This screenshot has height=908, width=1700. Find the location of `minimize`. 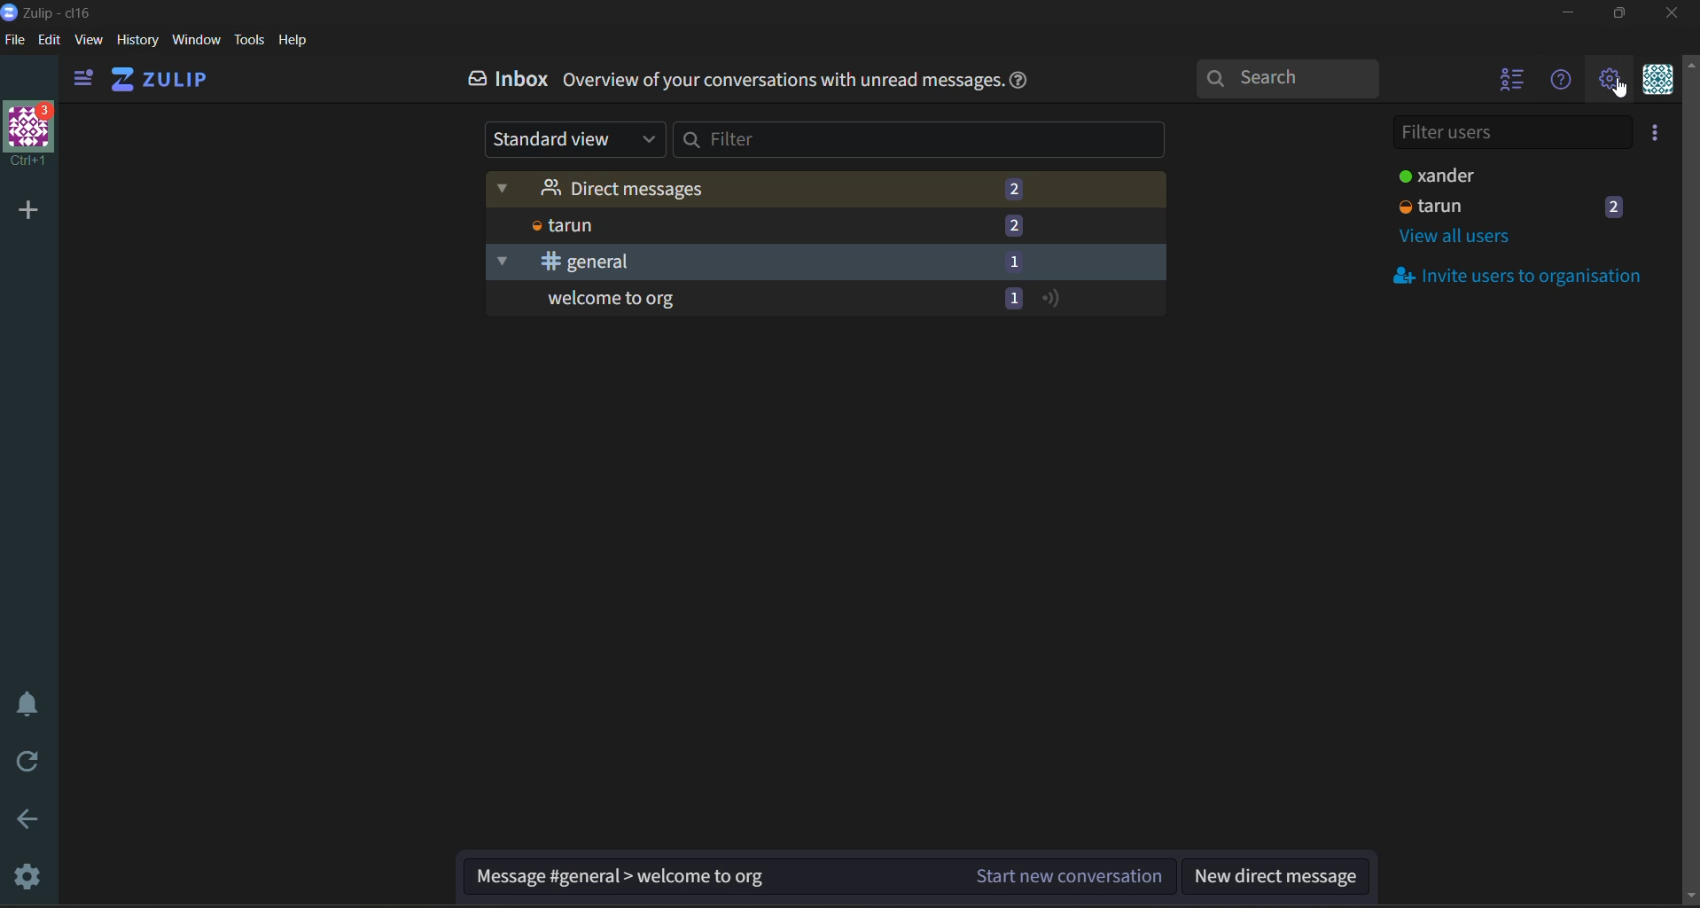

minimize is located at coordinates (1570, 12).